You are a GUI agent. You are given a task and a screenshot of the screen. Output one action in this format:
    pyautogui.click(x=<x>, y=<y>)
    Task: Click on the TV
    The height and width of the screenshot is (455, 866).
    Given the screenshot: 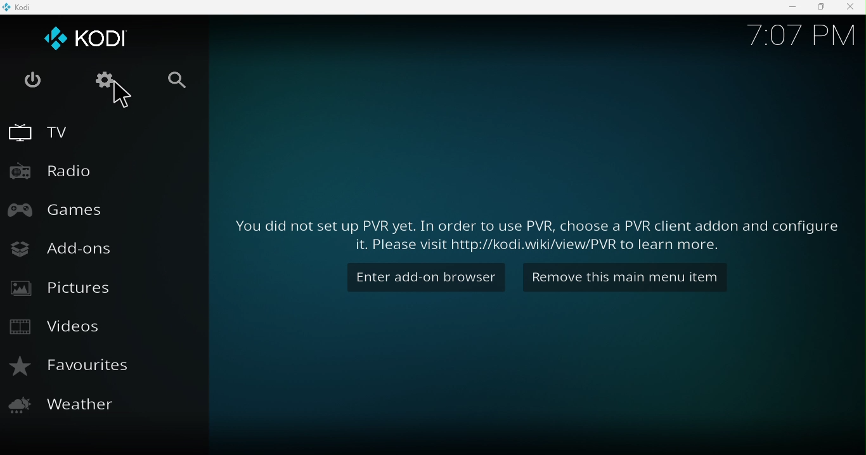 What is the action you would take?
    pyautogui.click(x=39, y=131)
    